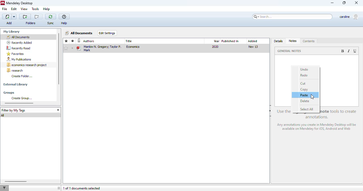  What do you see at coordinates (10, 17) in the screenshot?
I see `add` at bounding box center [10, 17].